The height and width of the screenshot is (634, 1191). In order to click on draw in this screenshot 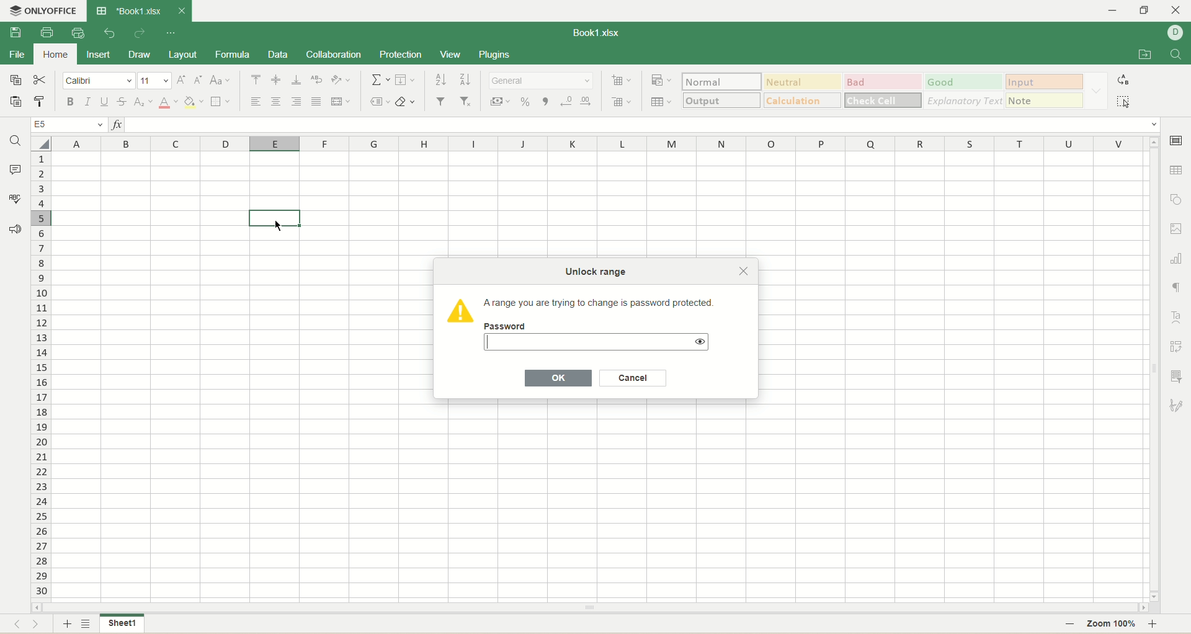, I will do `click(143, 55)`.